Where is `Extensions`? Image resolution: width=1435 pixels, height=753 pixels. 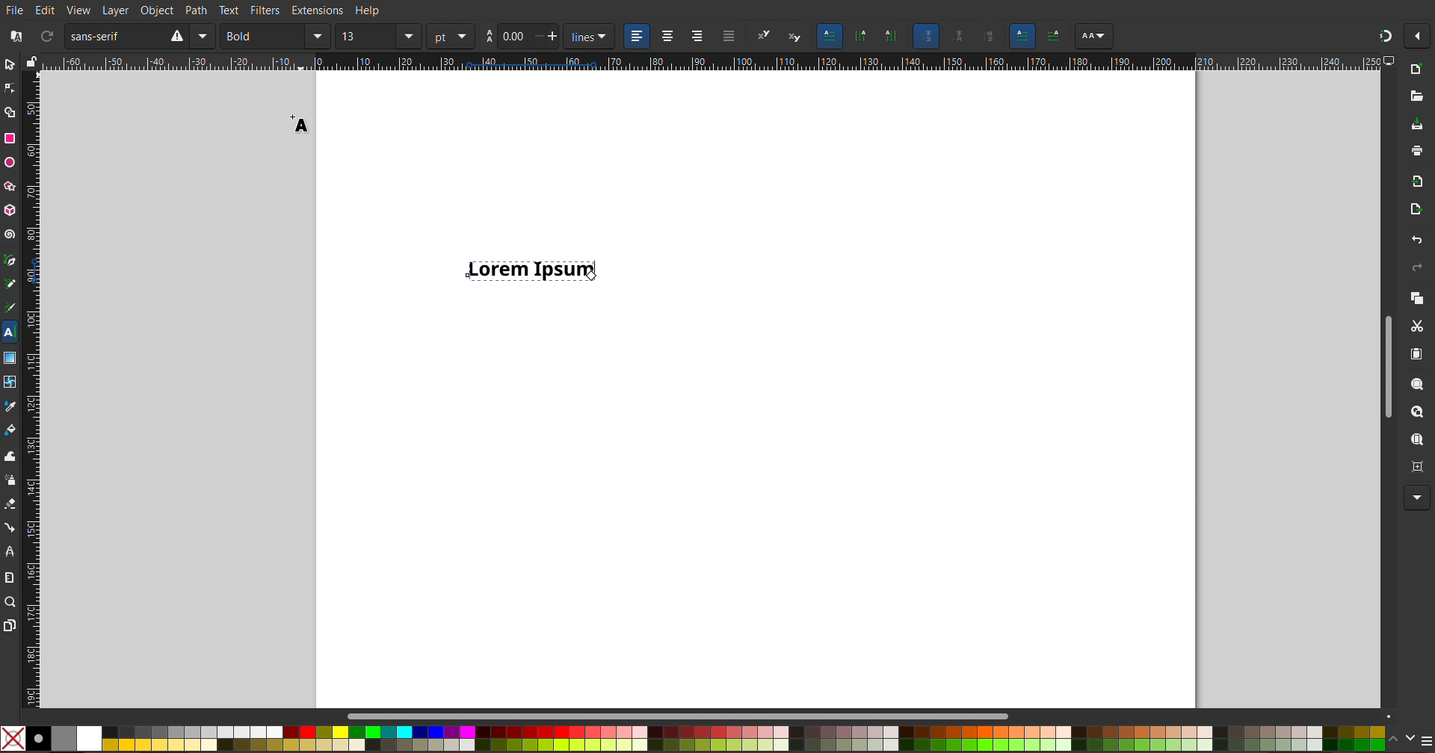 Extensions is located at coordinates (319, 10).